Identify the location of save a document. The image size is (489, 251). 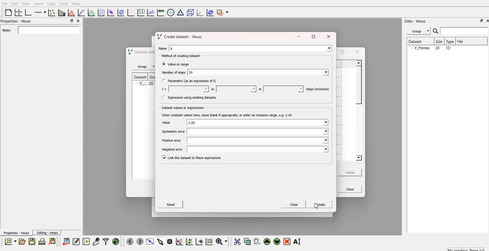
(32, 242).